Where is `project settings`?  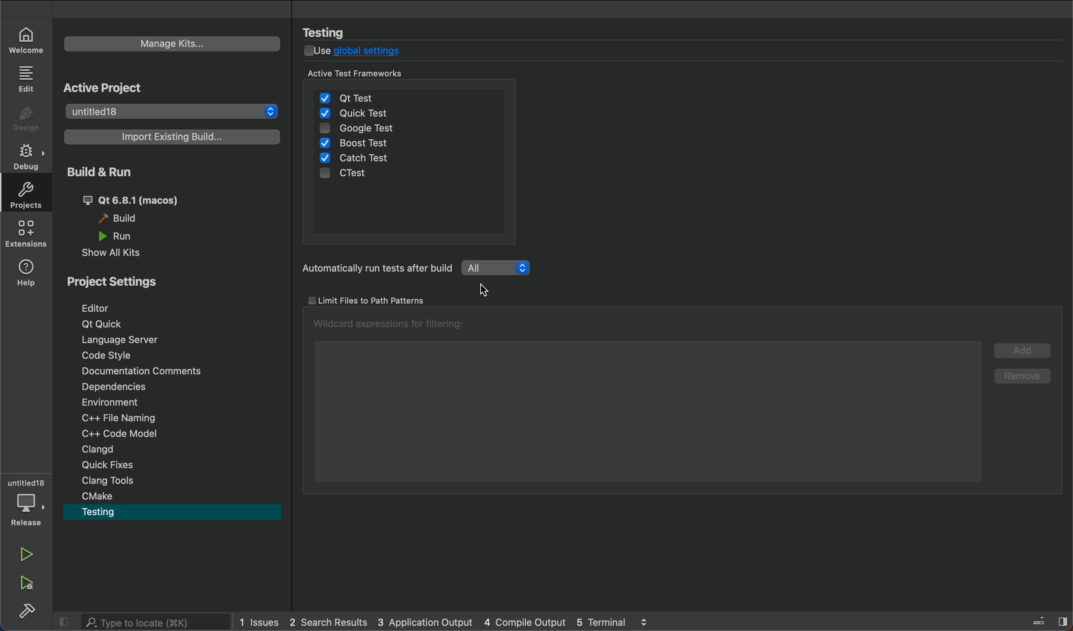
project settings is located at coordinates (122, 281).